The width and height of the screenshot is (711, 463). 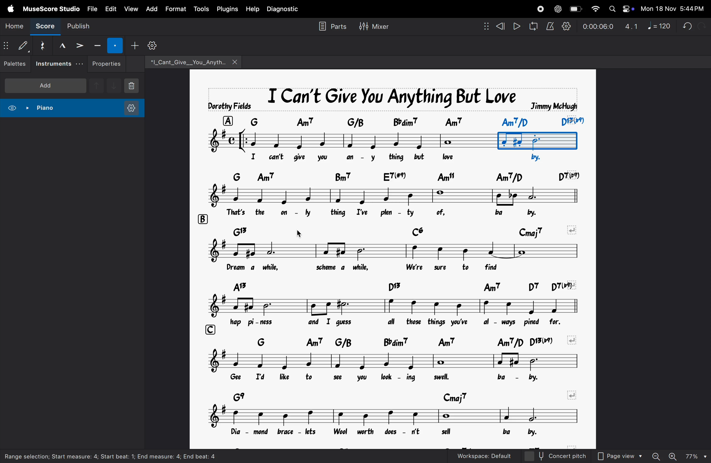 I want to click on add, so click(x=134, y=45).